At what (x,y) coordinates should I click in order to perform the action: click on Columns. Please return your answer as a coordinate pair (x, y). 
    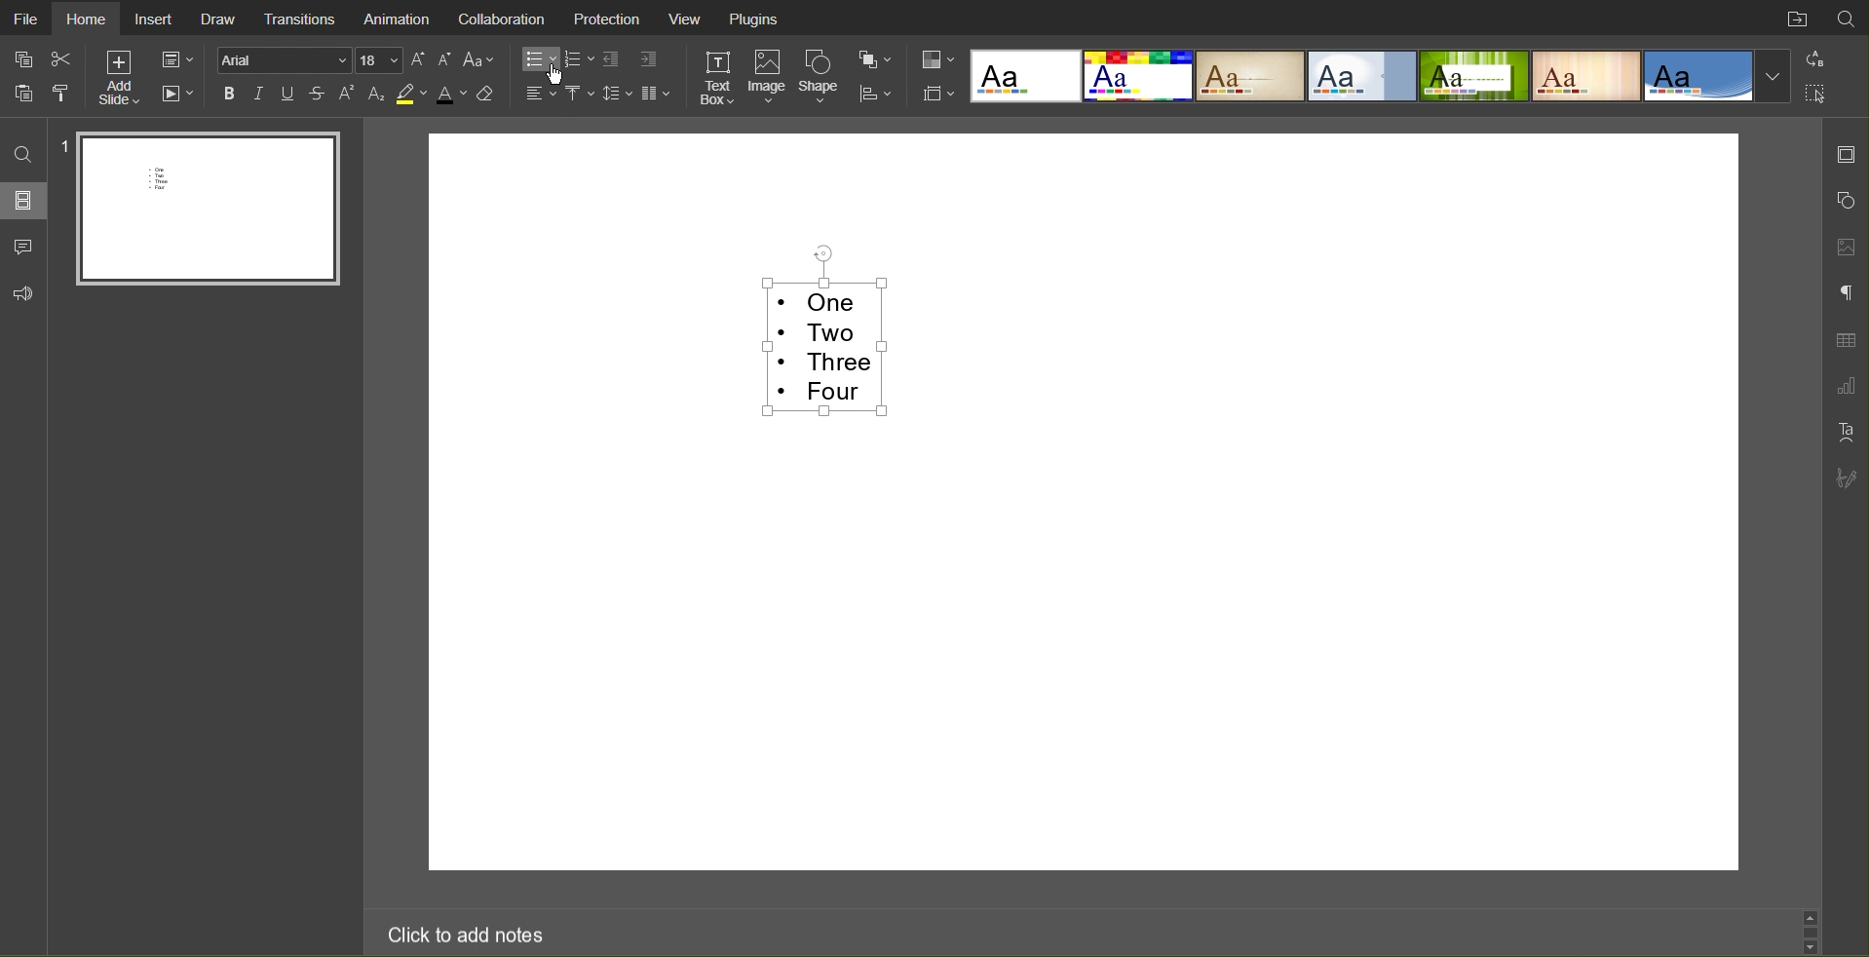
    Looking at the image, I should click on (657, 93).